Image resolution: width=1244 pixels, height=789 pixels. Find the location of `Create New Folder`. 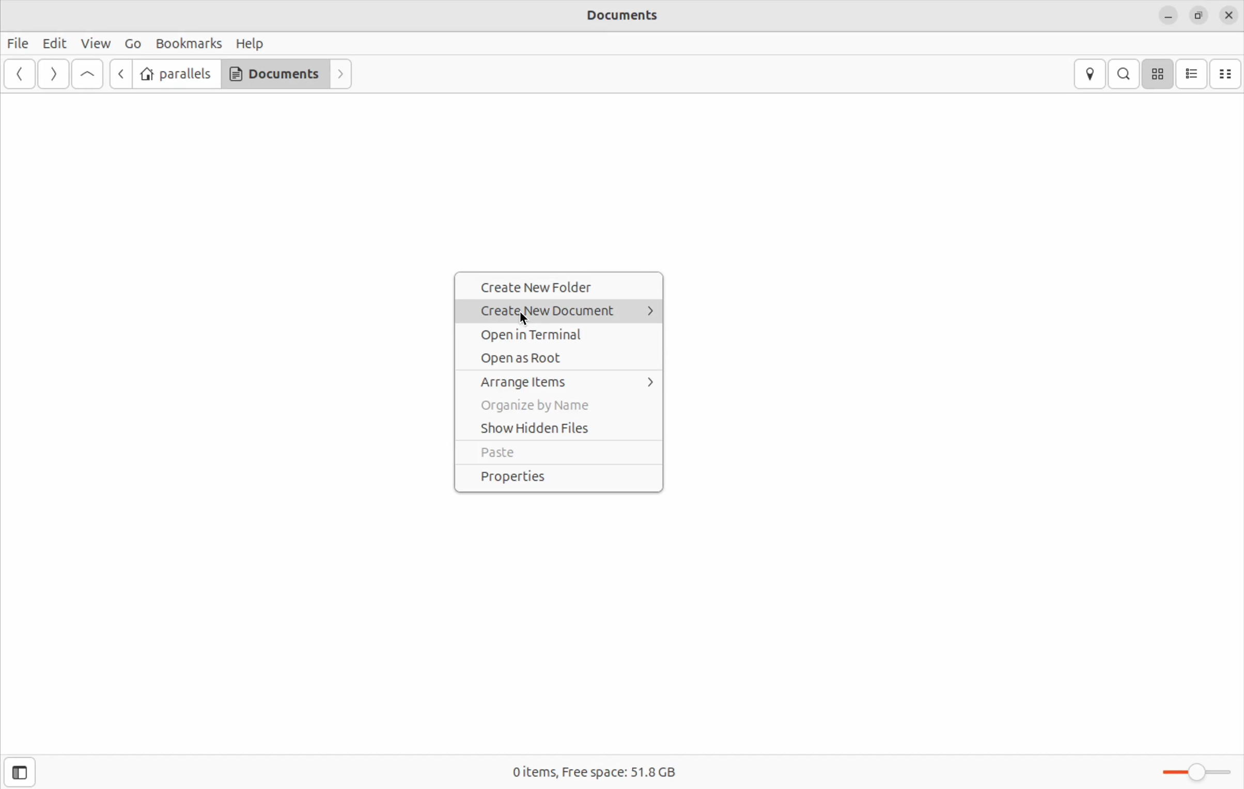

Create New Folder is located at coordinates (561, 287).